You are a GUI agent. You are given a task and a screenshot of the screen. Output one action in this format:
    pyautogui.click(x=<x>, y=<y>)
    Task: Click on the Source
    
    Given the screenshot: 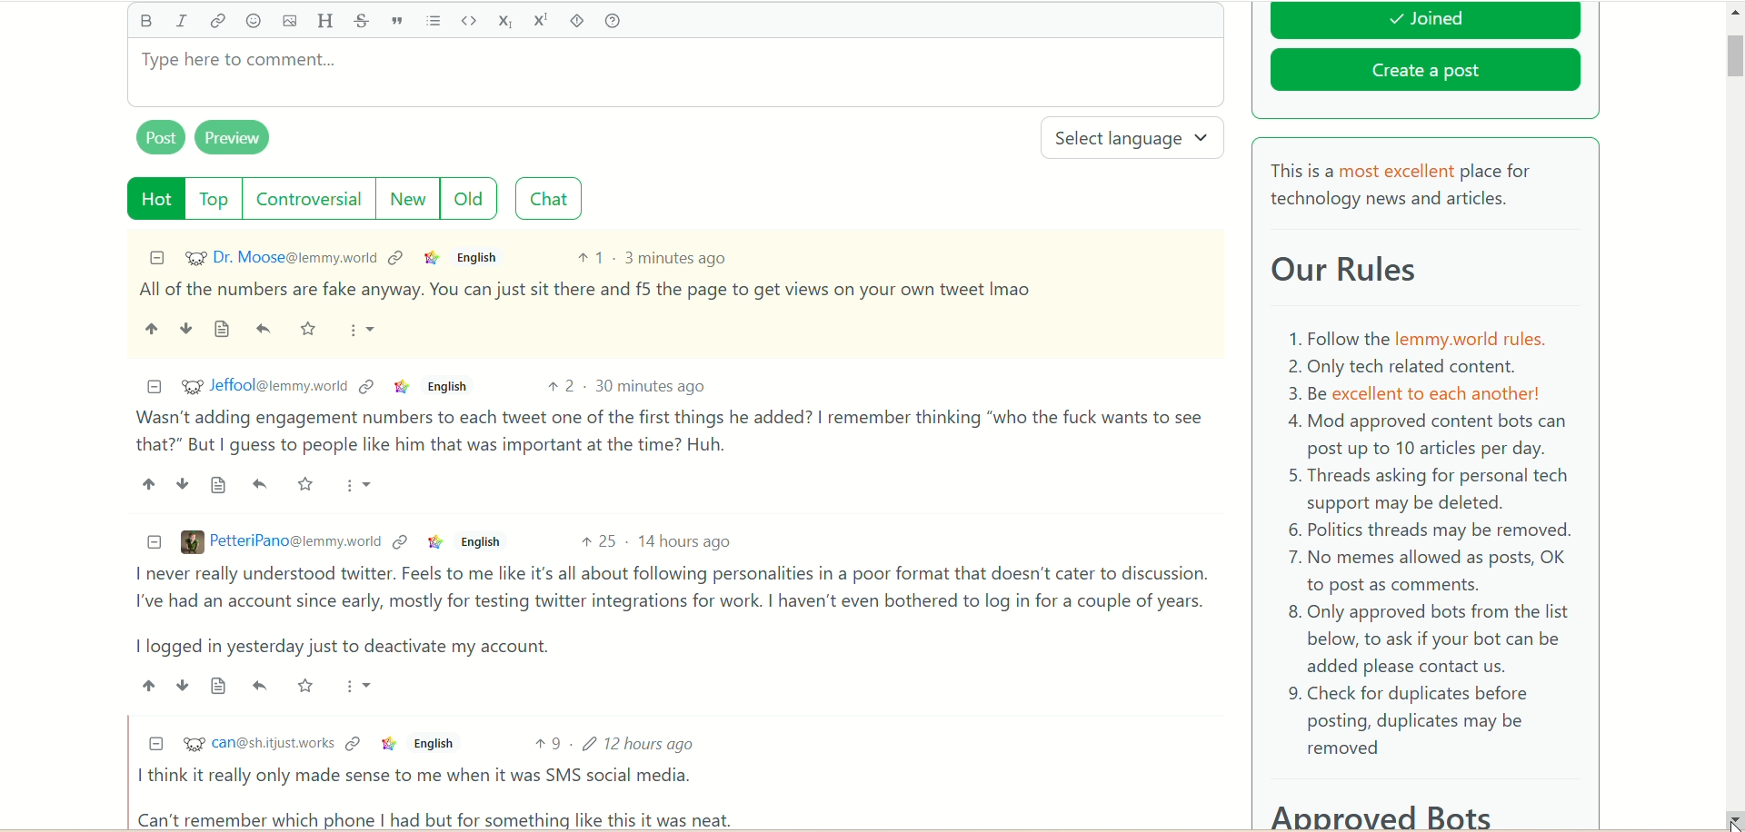 What is the action you would take?
    pyautogui.click(x=220, y=486)
    